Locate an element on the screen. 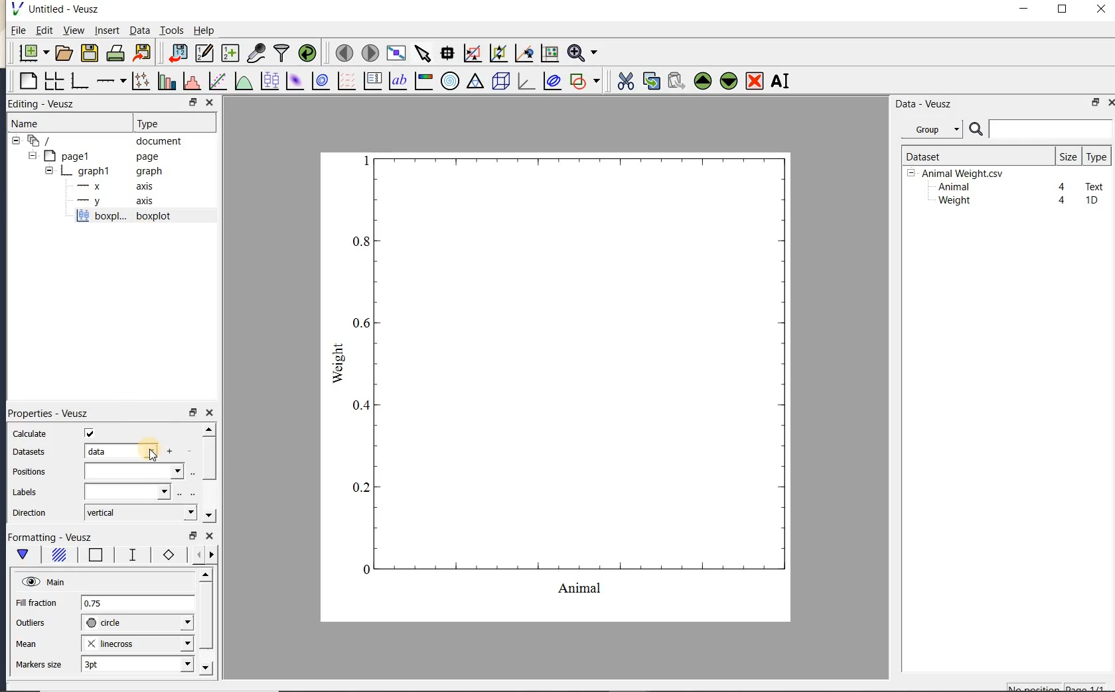 This screenshot has height=692, width=1115. reload linked datasets is located at coordinates (307, 52).